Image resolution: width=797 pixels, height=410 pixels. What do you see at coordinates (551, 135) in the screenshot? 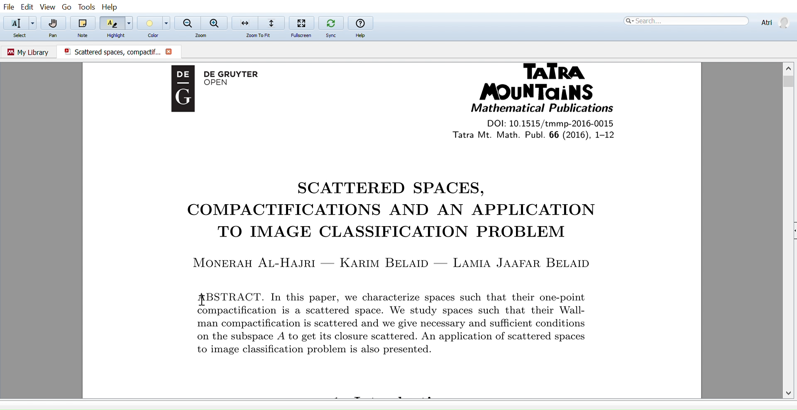
I see `tatra Mt. Math Publi. 66 (2016), 1-12 ` at bounding box center [551, 135].